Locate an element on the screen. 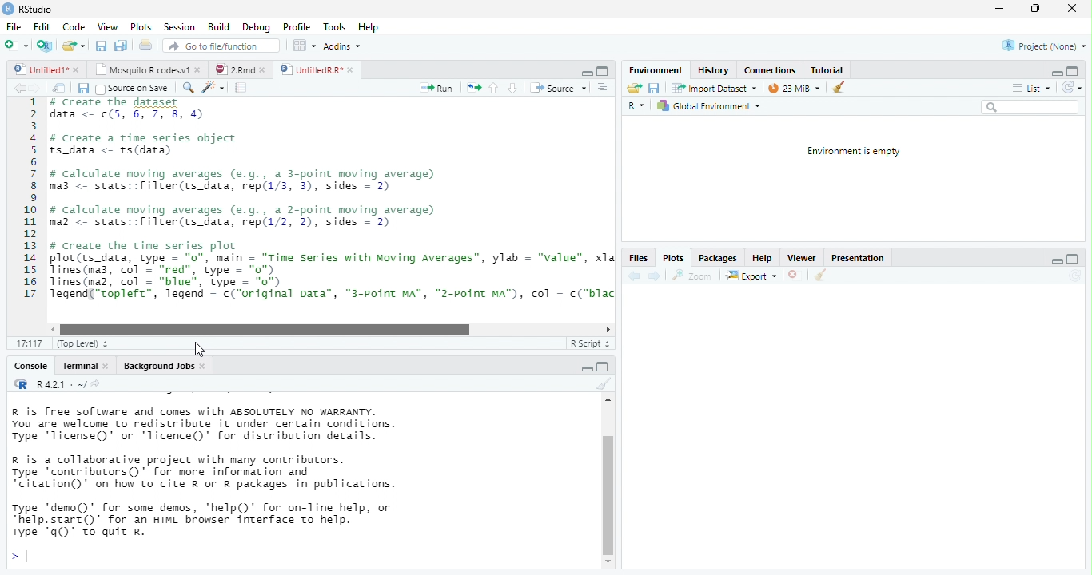 The width and height of the screenshot is (1092, 575). close is located at coordinates (1071, 9).